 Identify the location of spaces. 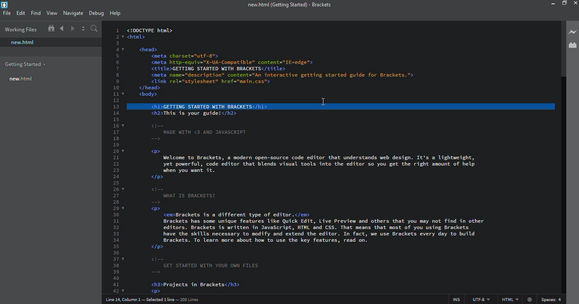
(552, 299).